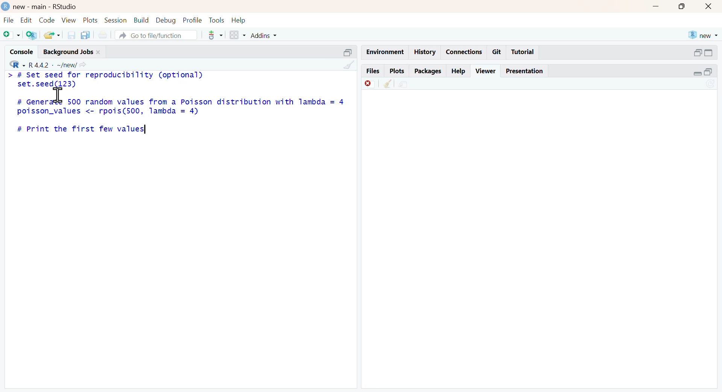  What do you see at coordinates (264, 36) in the screenshot?
I see `addins` at bounding box center [264, 36].